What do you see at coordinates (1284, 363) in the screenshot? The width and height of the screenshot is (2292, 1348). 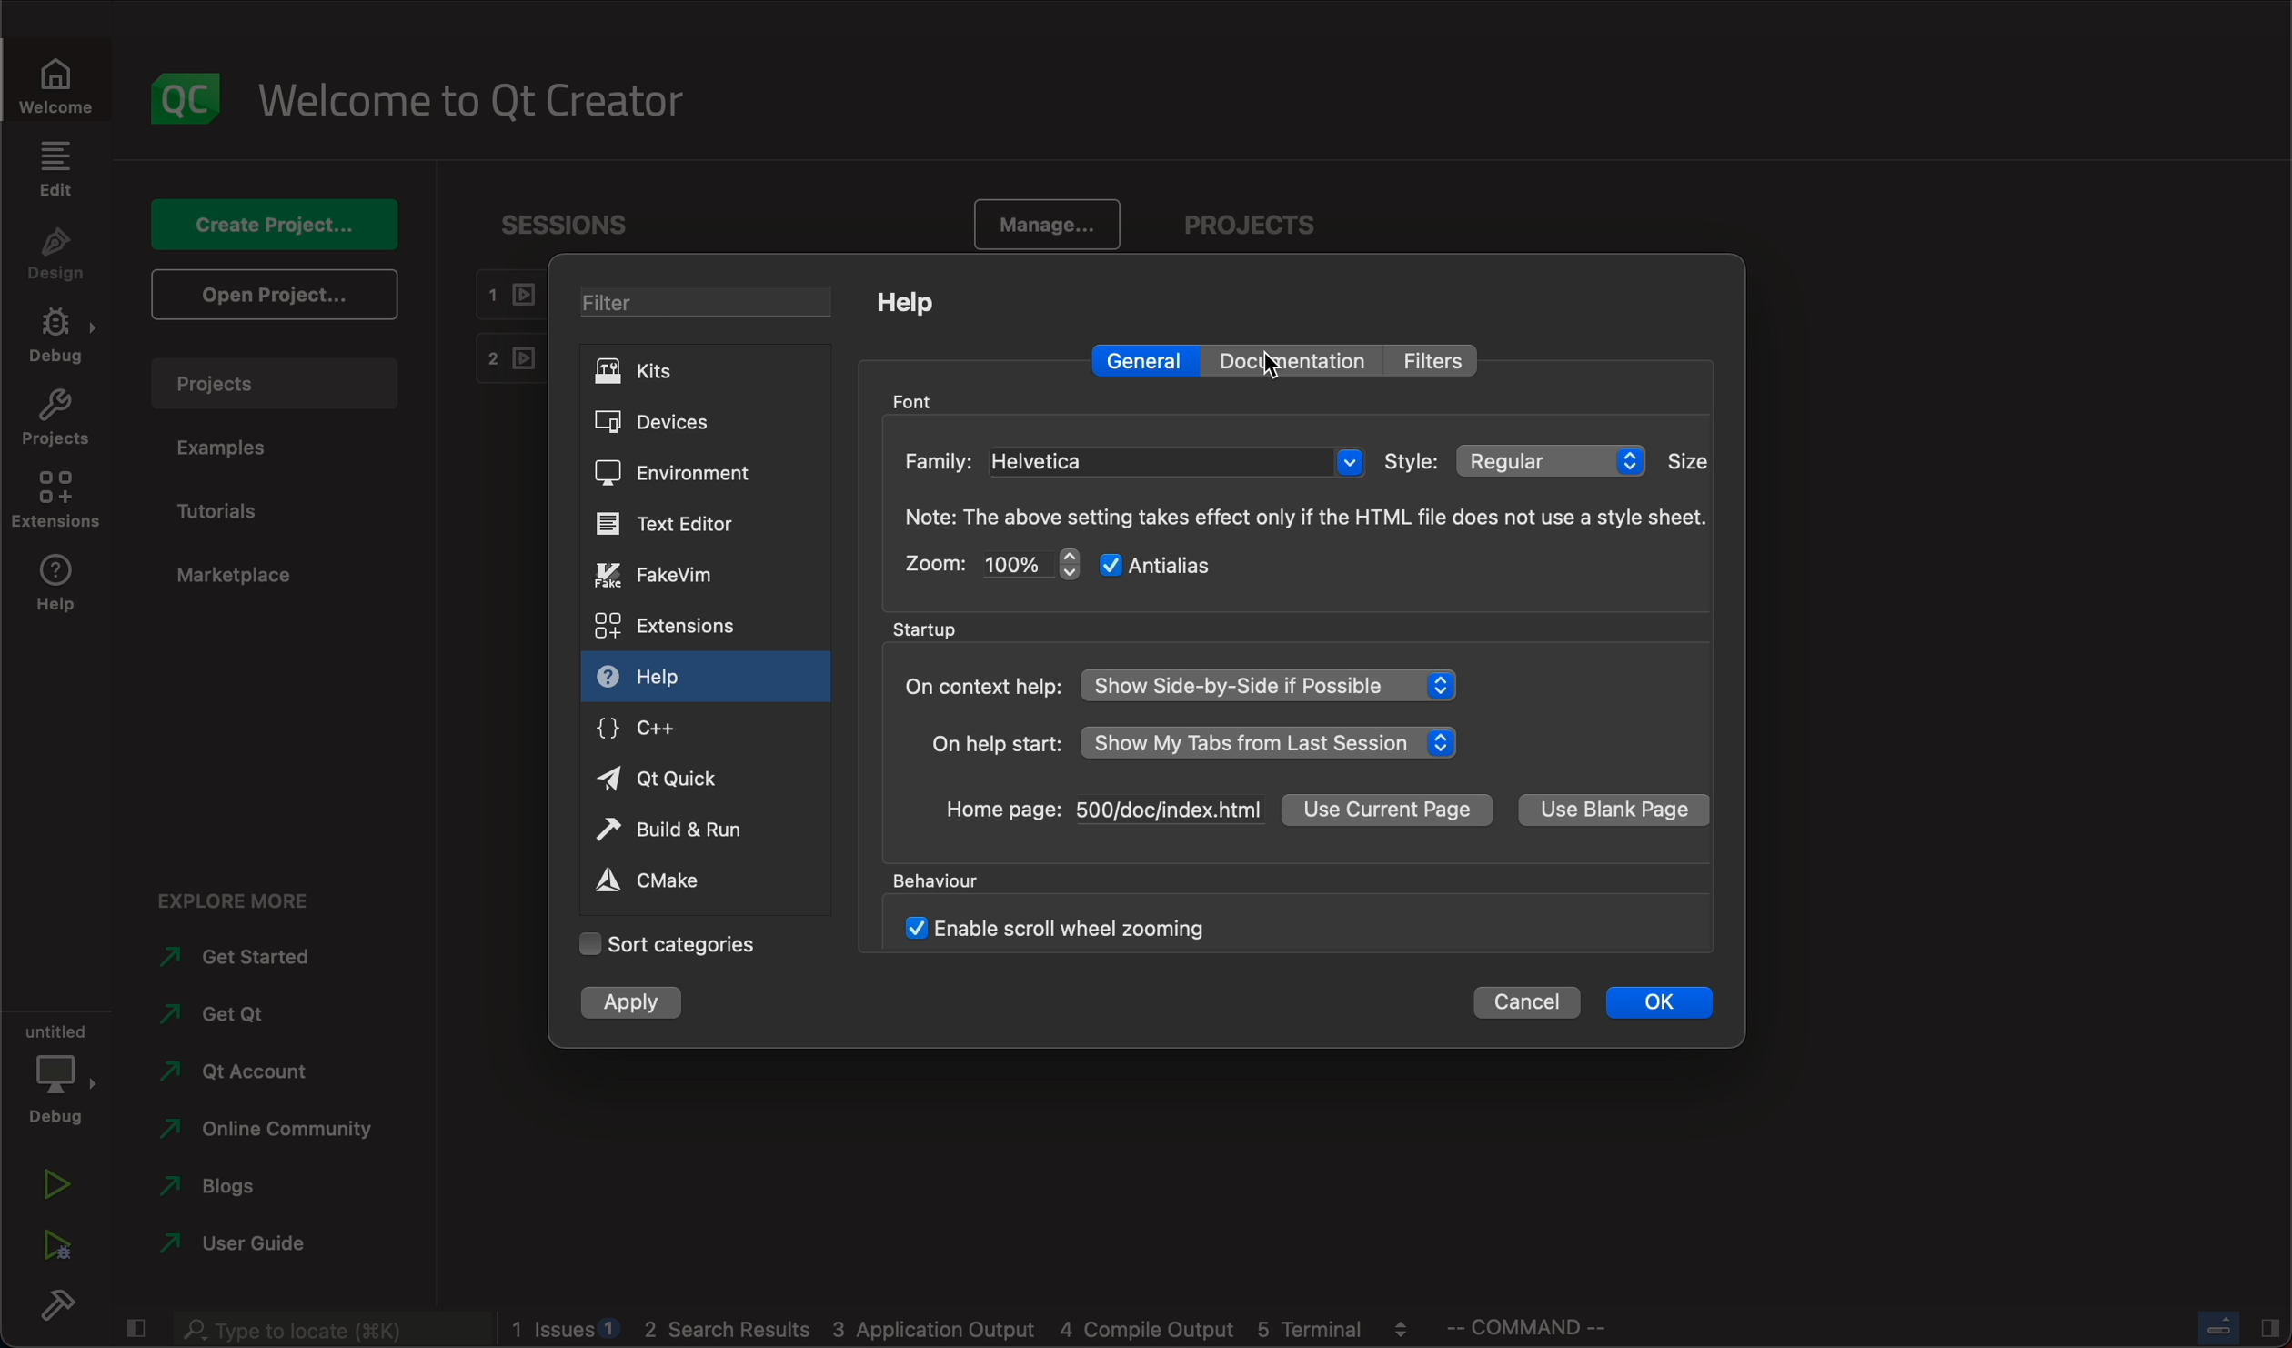 I see `cursor` at bounding box center [1284, 363].